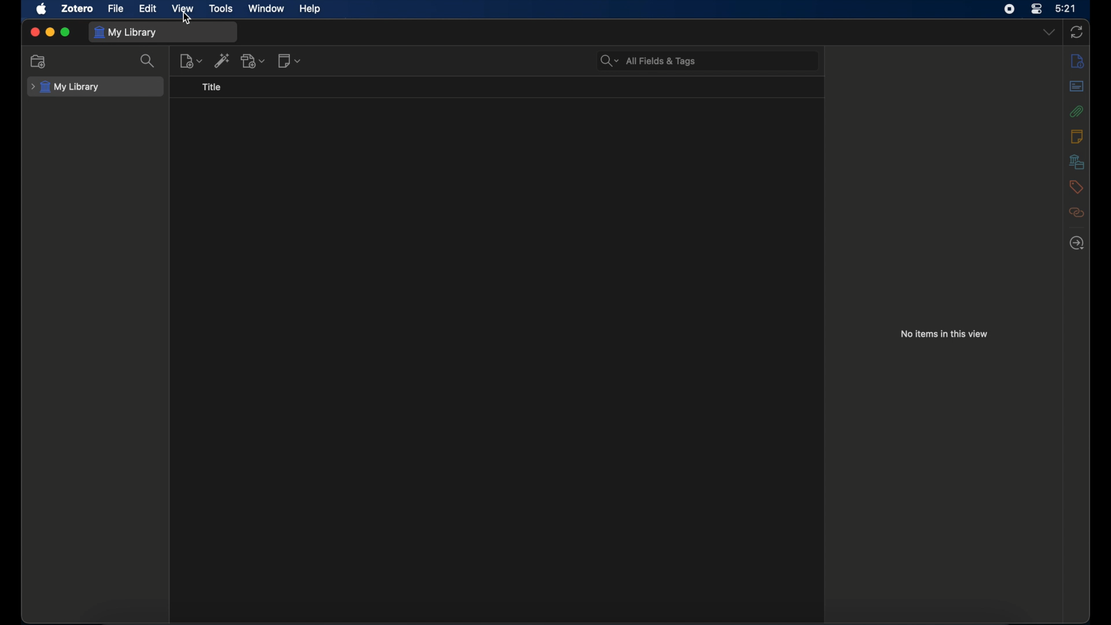 The width and height of the screenshot is (1111, 625). What do you see at coordinates (1076, 32) in the screenshot?
I see `sync` at bounding box center [1076, 32].